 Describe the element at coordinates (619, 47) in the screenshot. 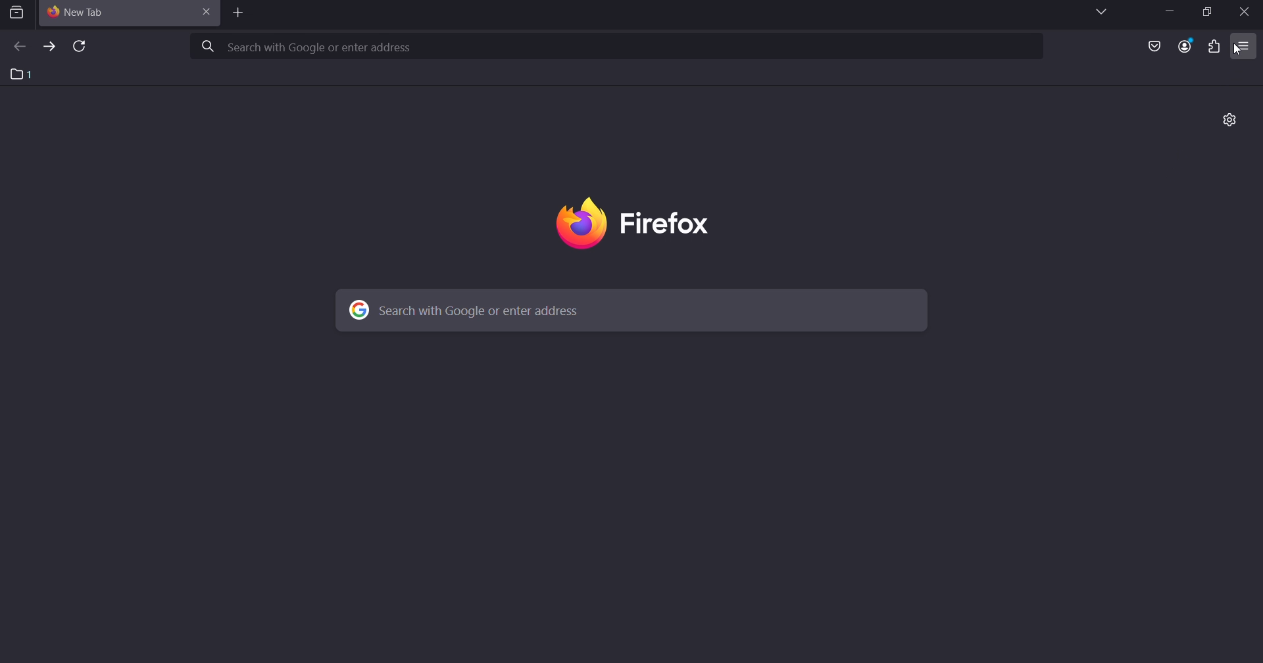

I see `search with google or enter address` at that location.